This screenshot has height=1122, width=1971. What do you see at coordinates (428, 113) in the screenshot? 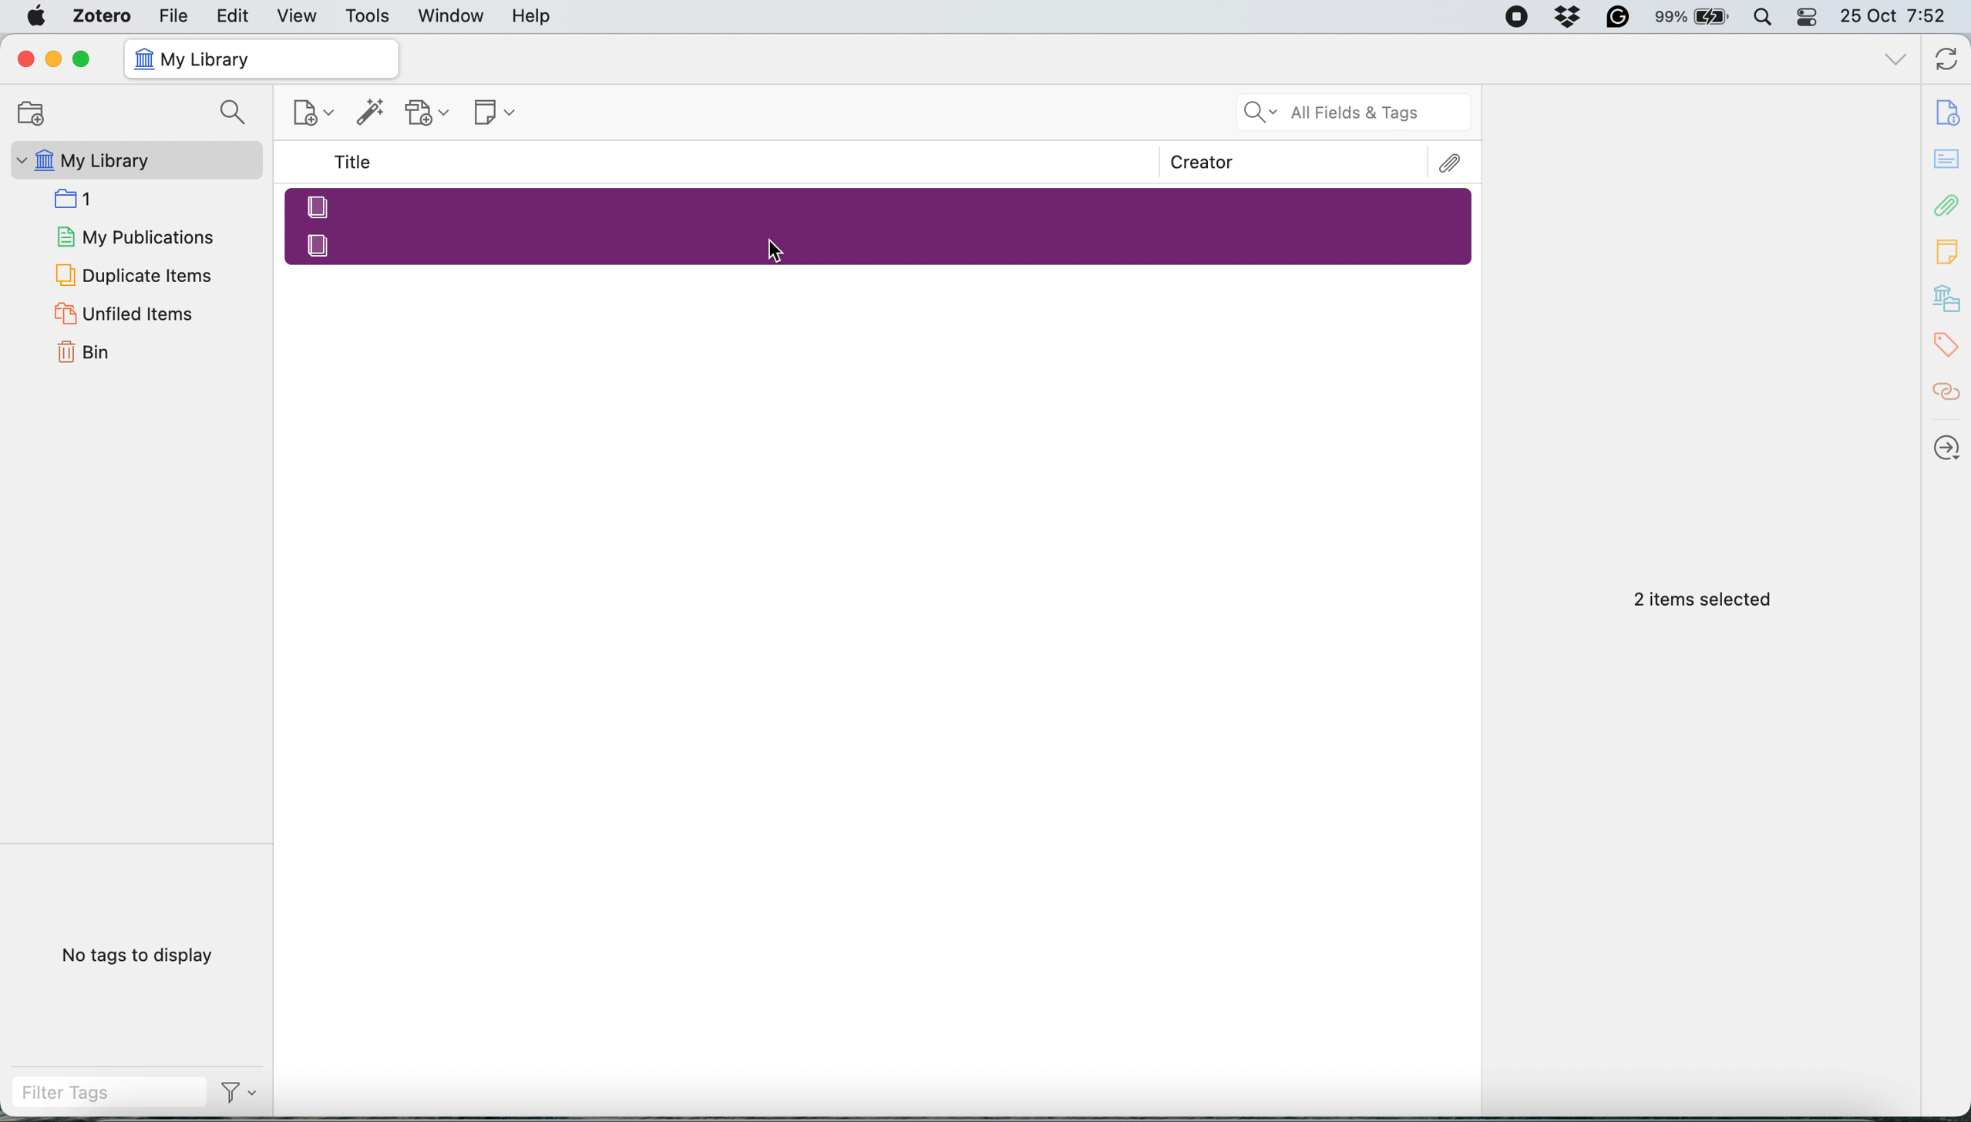
I see `Add Attachment` at bounding box center [428, 113].